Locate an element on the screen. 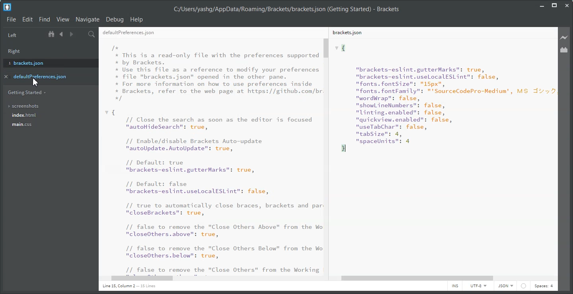 The image size is (573, 294). Debug is located at coordinates (115, 19).